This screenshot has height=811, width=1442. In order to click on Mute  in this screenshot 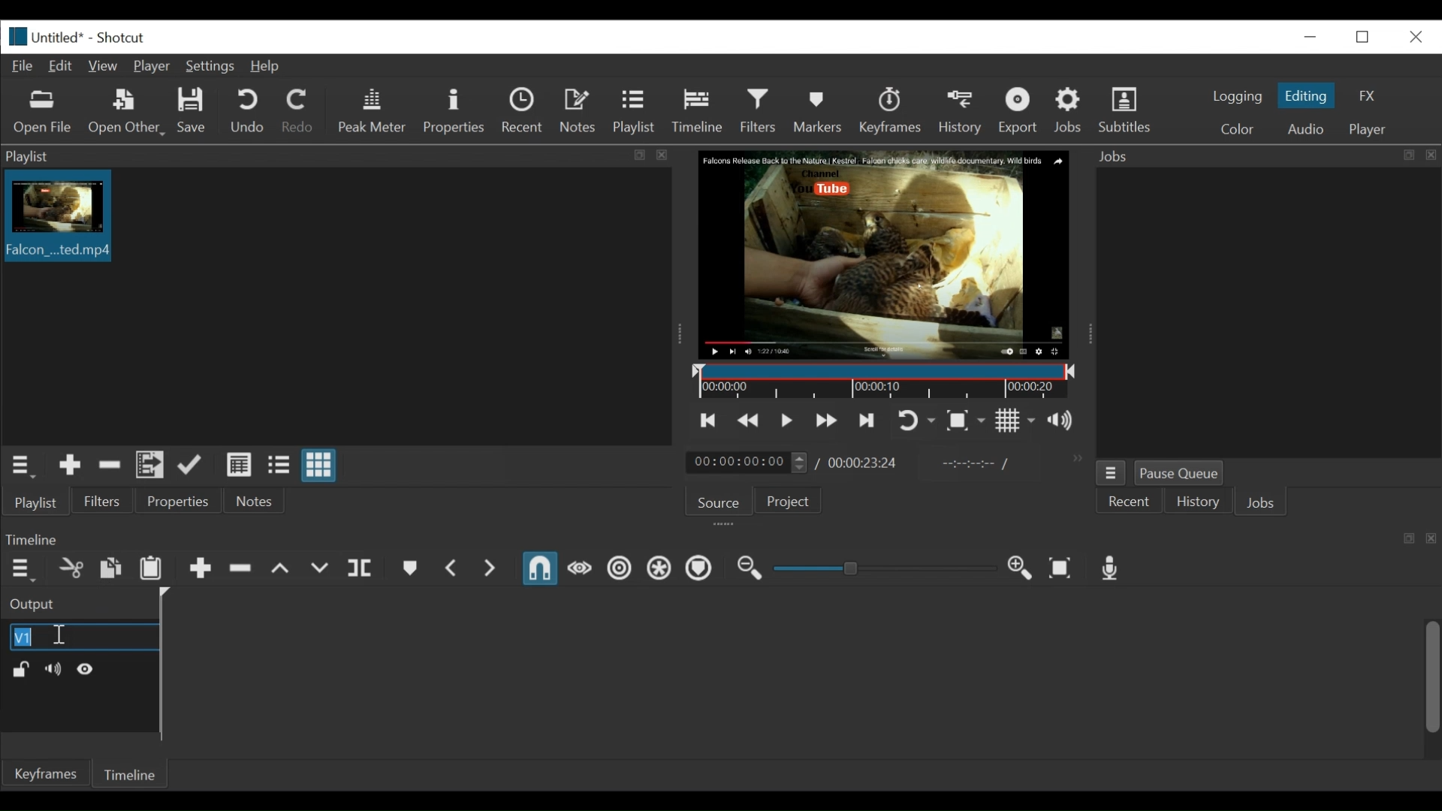, I will do `click(50, 669)`.